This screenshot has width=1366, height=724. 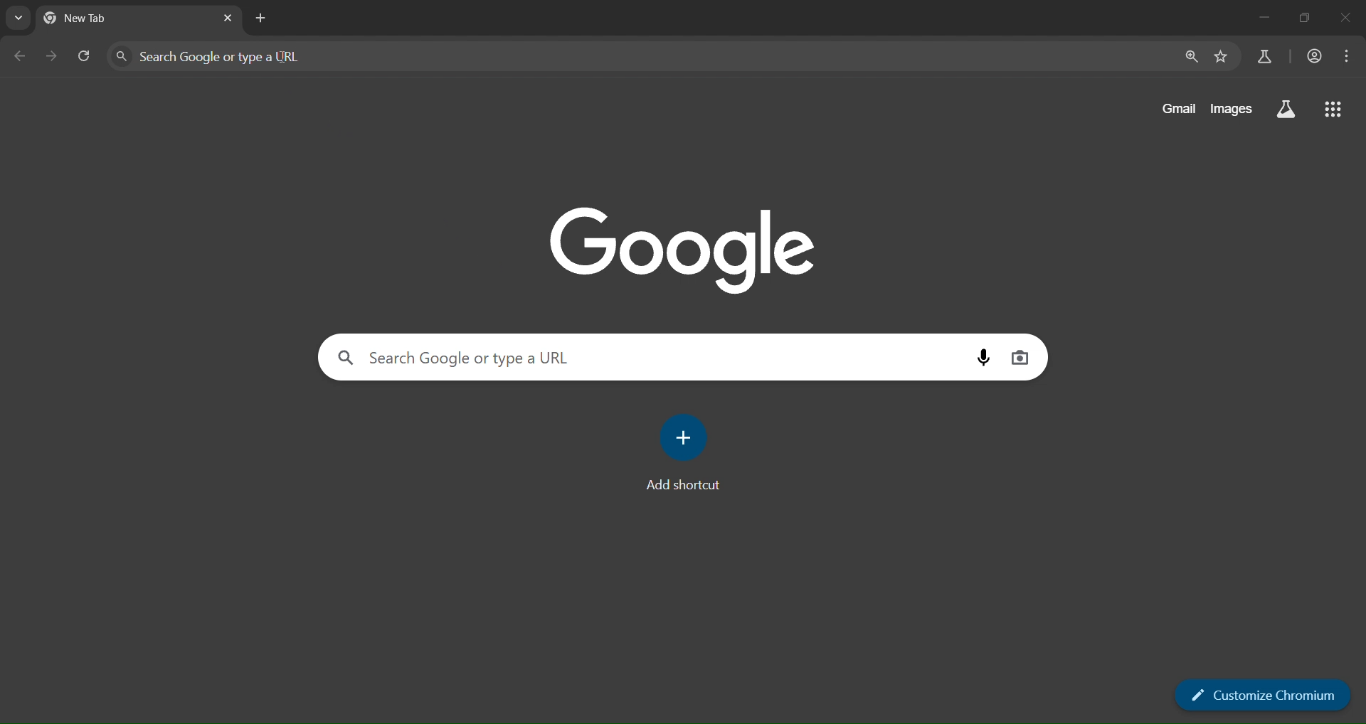 I want to click on voice search, so click(x=1022, y=359).